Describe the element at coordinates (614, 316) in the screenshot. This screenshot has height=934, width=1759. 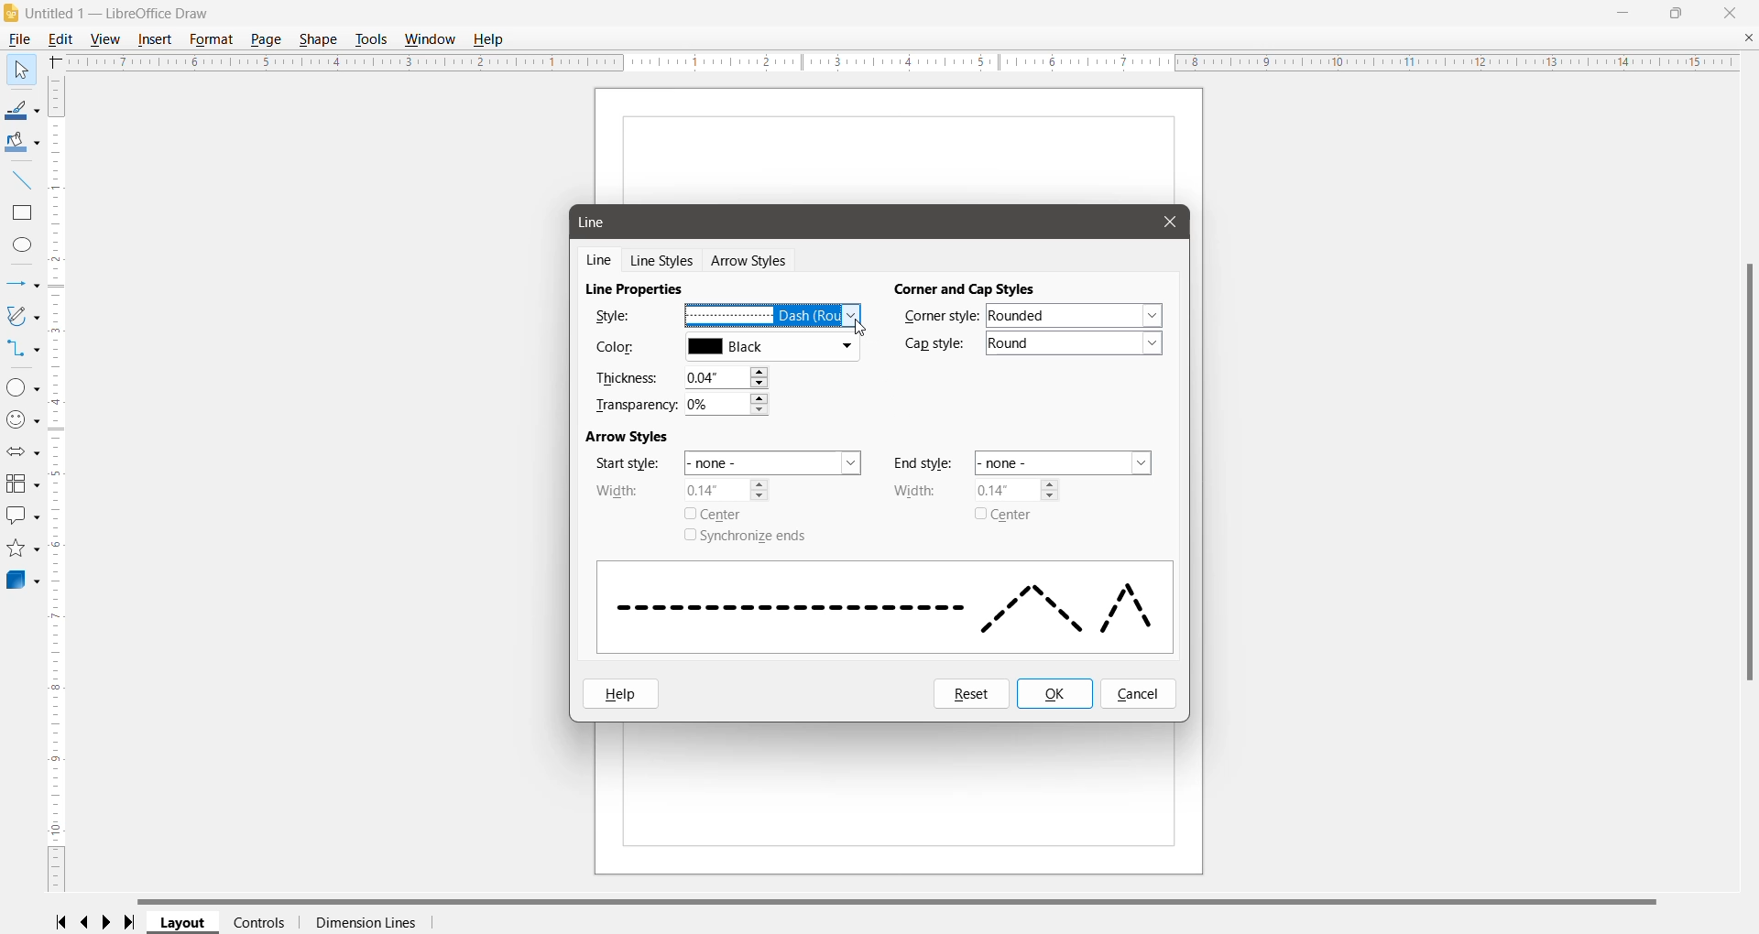
I see `Style` at that location.